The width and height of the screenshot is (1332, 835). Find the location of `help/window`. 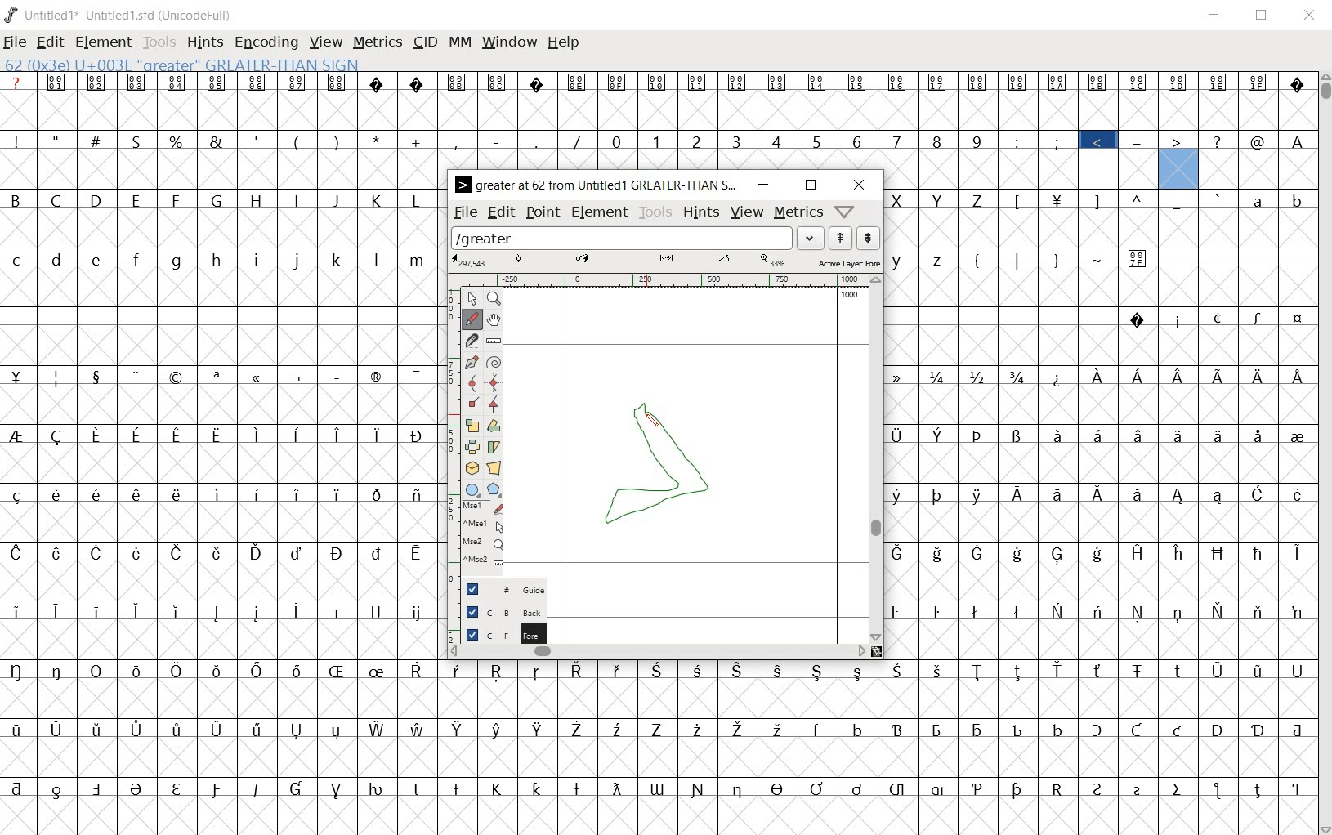

help/window is located at coordinates (845, 211).